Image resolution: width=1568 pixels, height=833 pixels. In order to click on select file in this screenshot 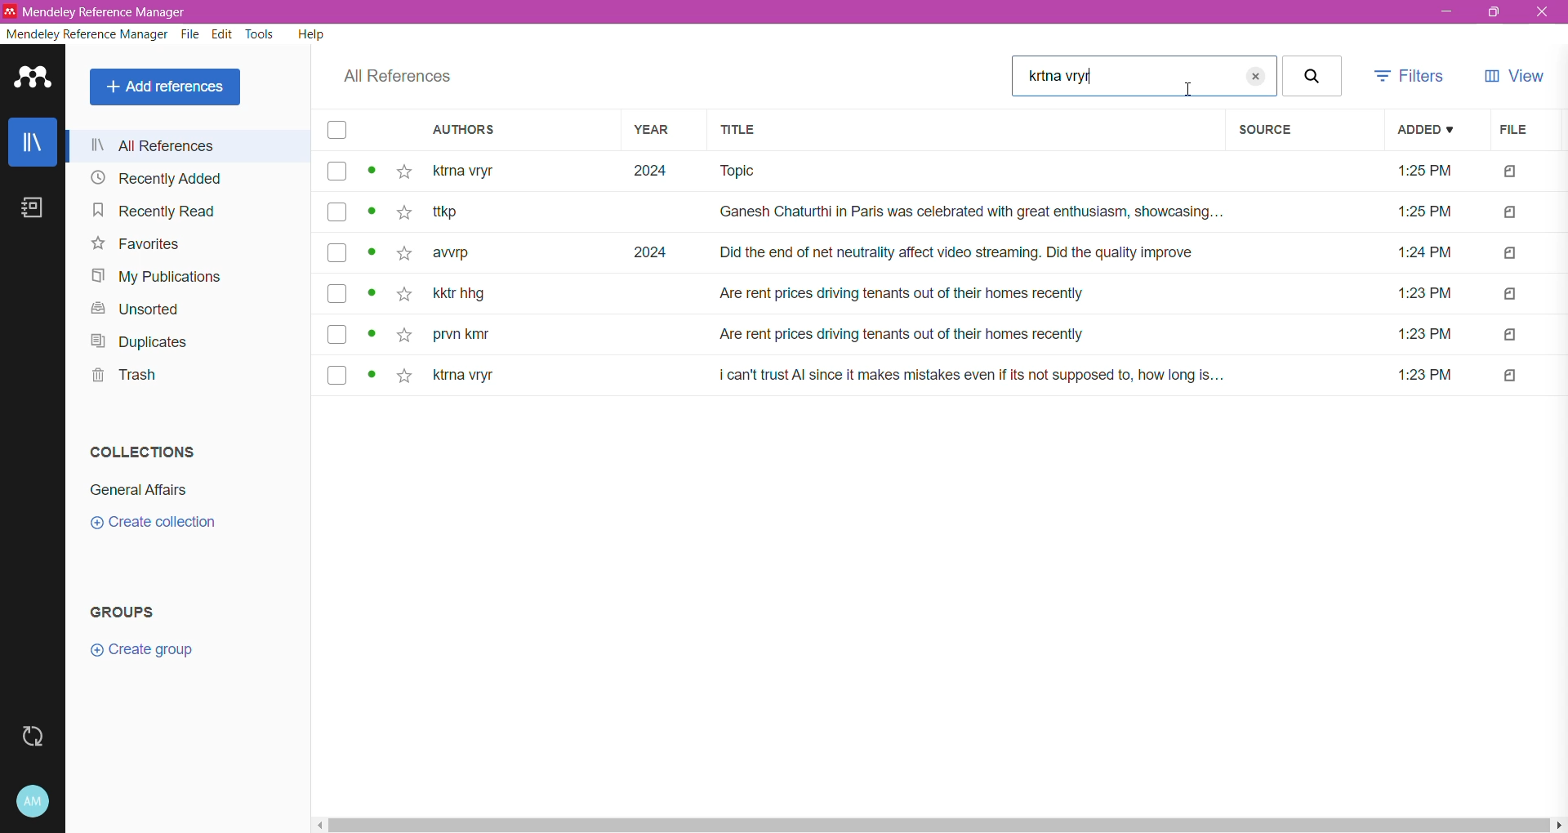, I will do `click(336, 252)`.